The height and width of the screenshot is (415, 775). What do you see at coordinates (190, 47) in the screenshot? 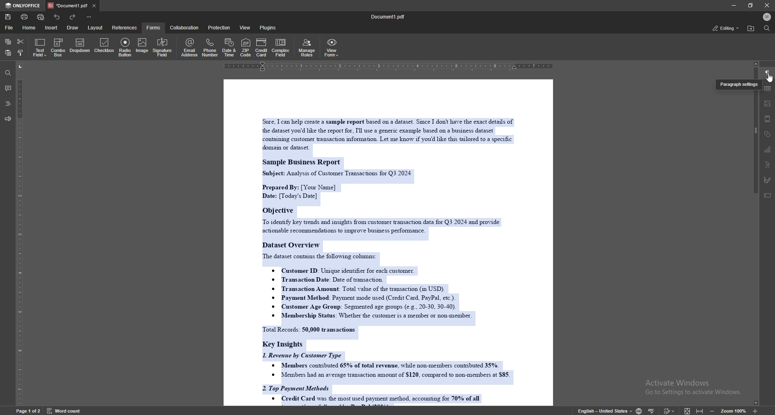
I see `email address` at bounding box center [190, 47].